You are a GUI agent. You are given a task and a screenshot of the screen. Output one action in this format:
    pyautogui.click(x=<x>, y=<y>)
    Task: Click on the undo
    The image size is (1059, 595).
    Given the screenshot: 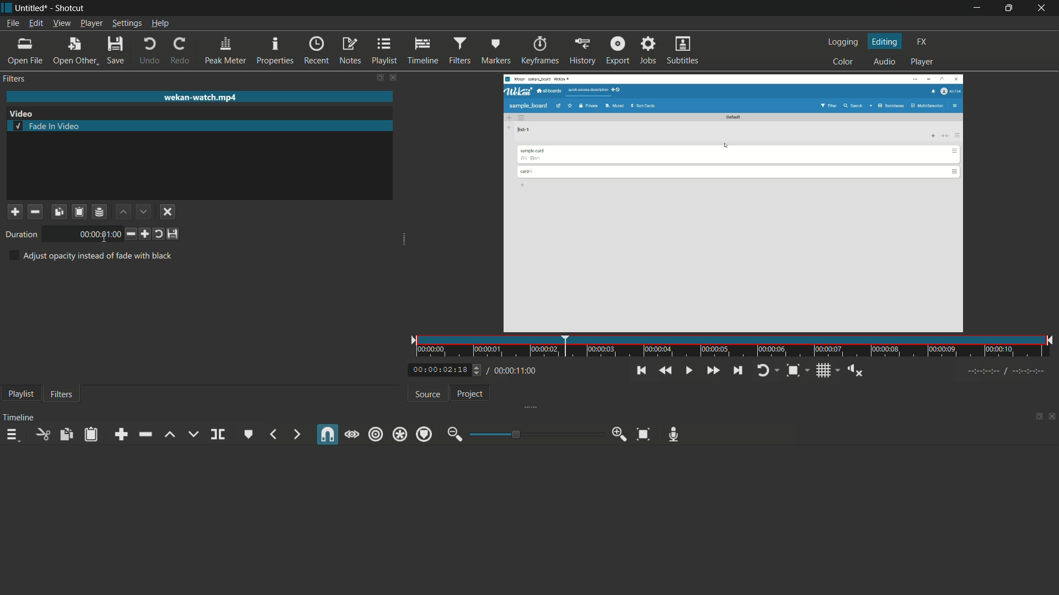 What is the action you would take?
    pyautogui.click(x=149, y=51)
    